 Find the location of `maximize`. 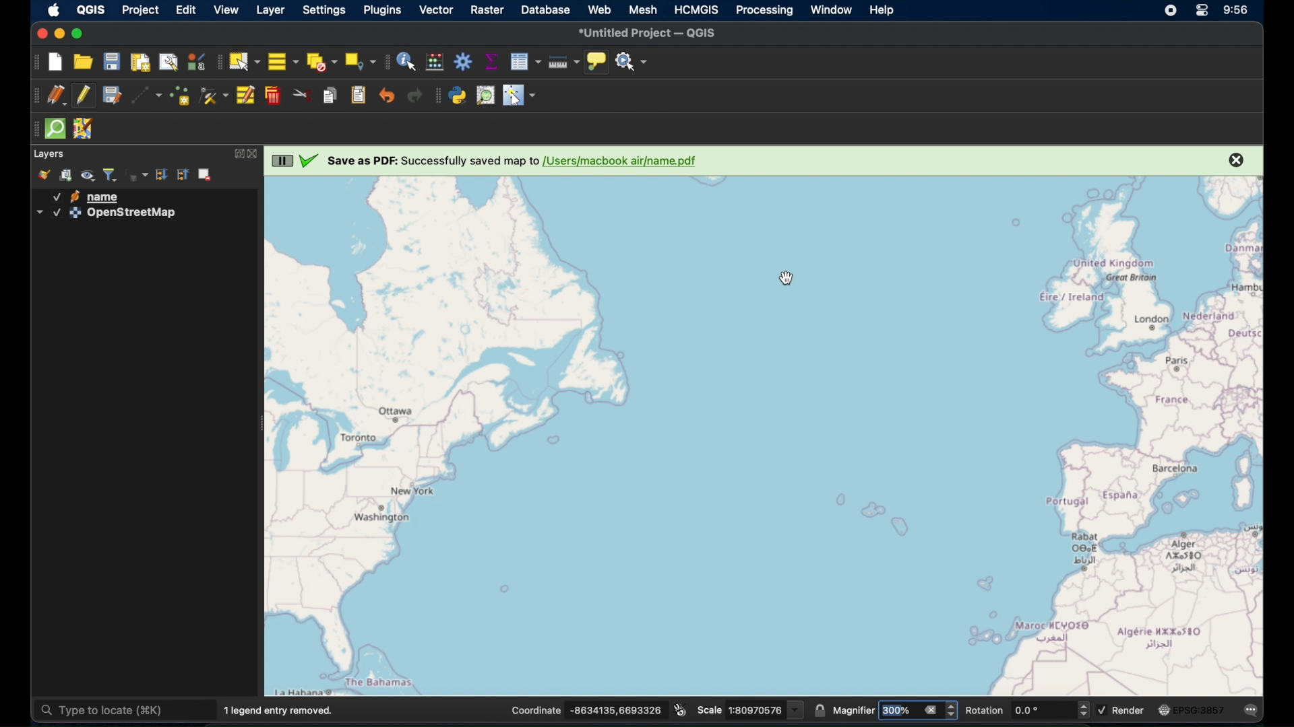

maximize is located at coordinates (80, 34).